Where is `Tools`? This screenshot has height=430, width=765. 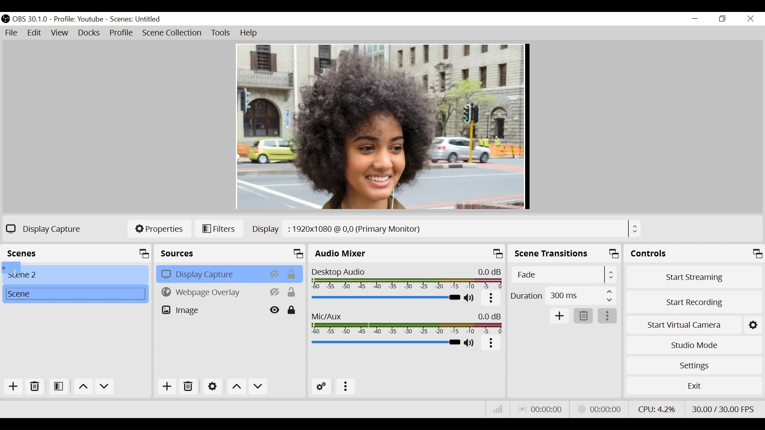 Tools is located at coordinates (222, 33).